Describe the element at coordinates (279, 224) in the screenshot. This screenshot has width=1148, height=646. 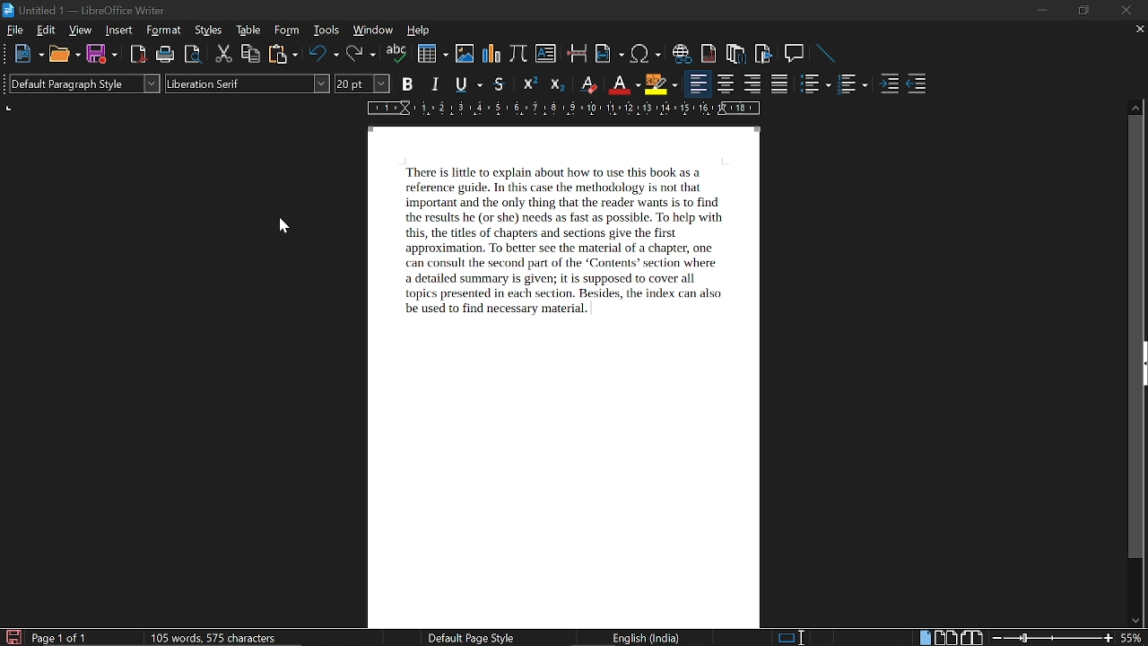
I see `cursor` at that location.